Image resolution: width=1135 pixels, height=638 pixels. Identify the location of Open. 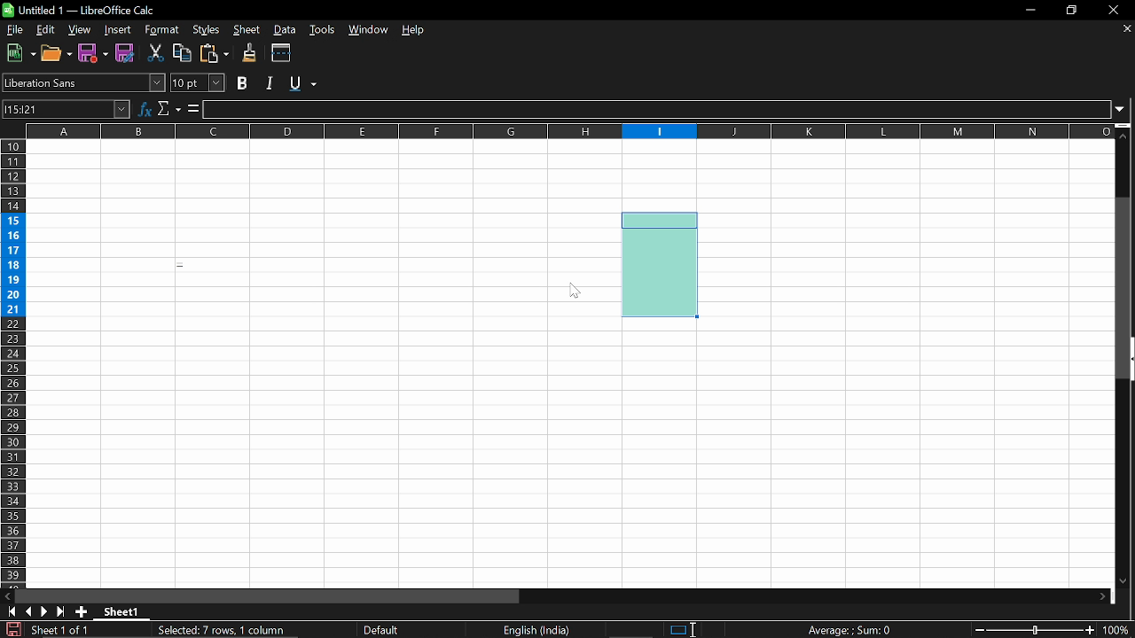
(56, 53).